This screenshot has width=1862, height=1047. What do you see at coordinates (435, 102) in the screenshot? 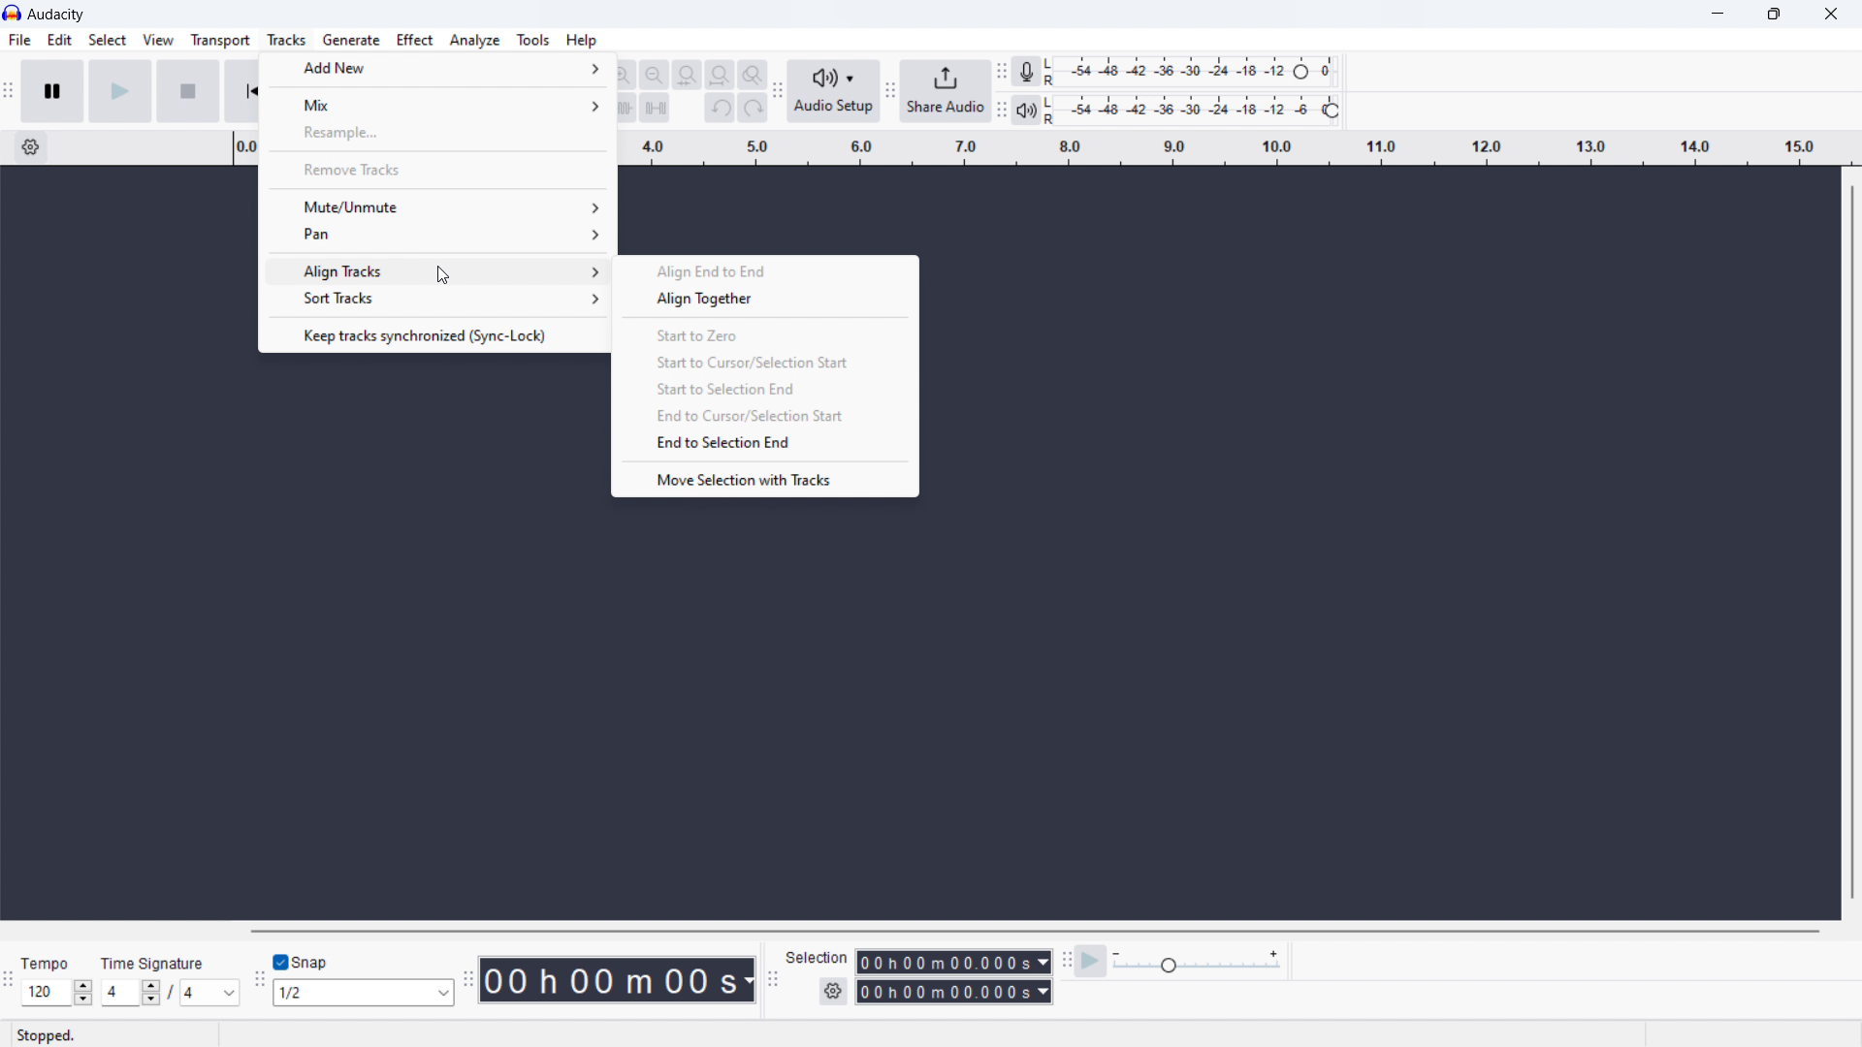
I see `mix` at bounding box center [435, 102].